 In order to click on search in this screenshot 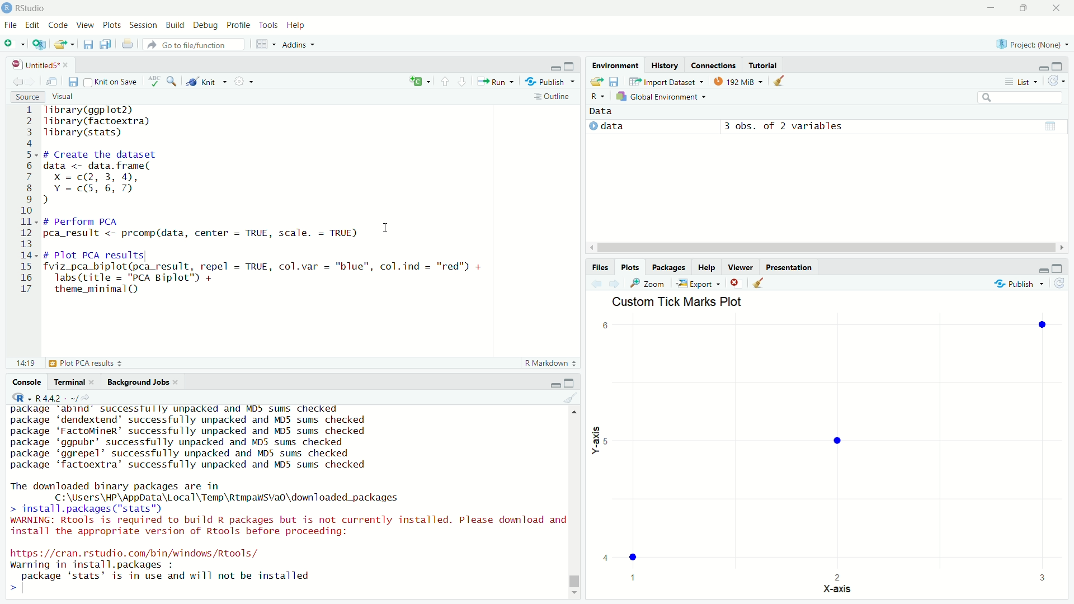, I will do `click(1021, 97)`.